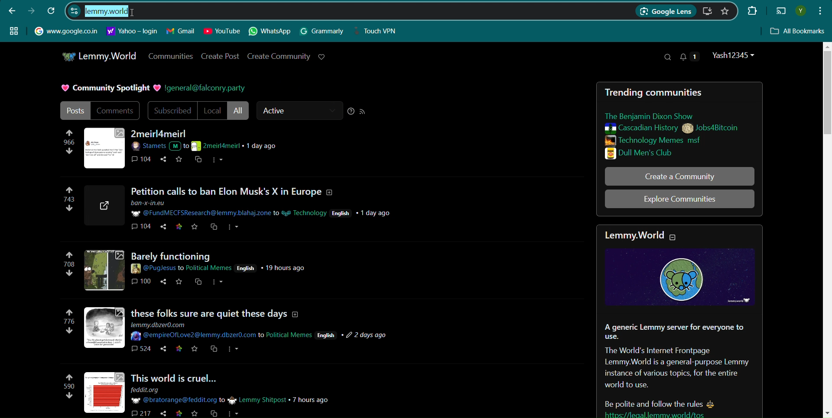 This screenshot has width=832, height=418. I want to click on 708, so click(69, 266).